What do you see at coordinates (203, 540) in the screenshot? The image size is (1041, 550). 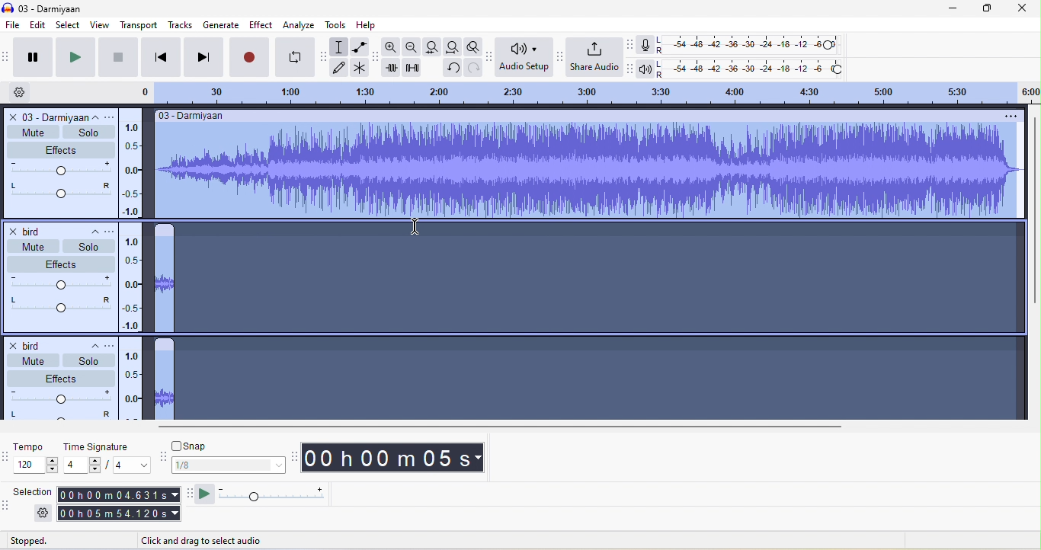 I see `click and drag to select audio` at bounding box center [203, 540].